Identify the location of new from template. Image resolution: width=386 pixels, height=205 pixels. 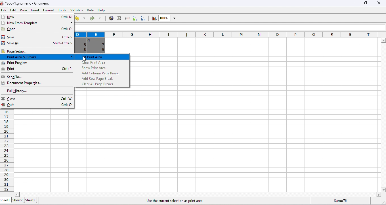
(37, 23).